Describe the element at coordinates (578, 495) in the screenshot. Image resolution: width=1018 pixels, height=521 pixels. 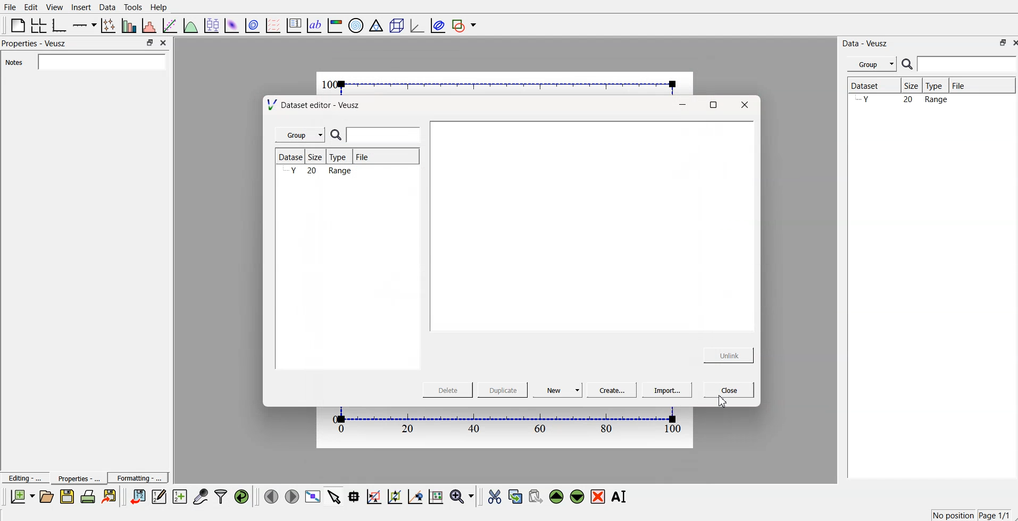
I see `move down` at that location.